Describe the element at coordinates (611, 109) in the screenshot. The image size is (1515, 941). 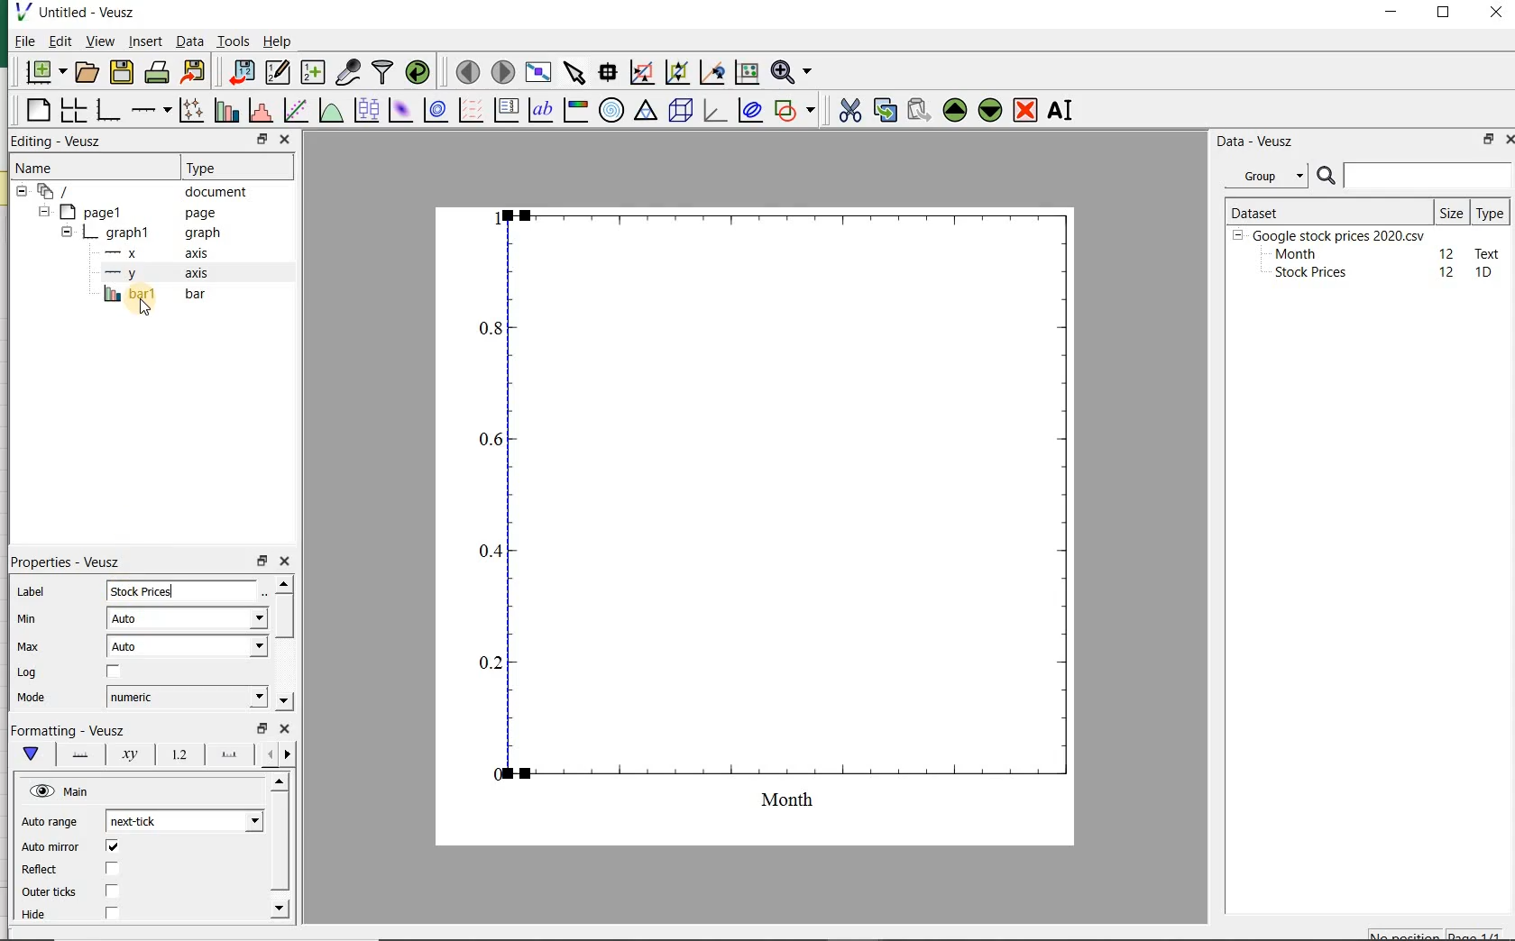
I see `polar graph` at that location.